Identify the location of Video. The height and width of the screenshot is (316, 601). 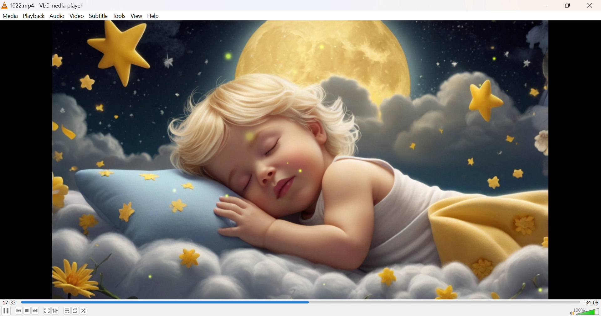
(77, 16).